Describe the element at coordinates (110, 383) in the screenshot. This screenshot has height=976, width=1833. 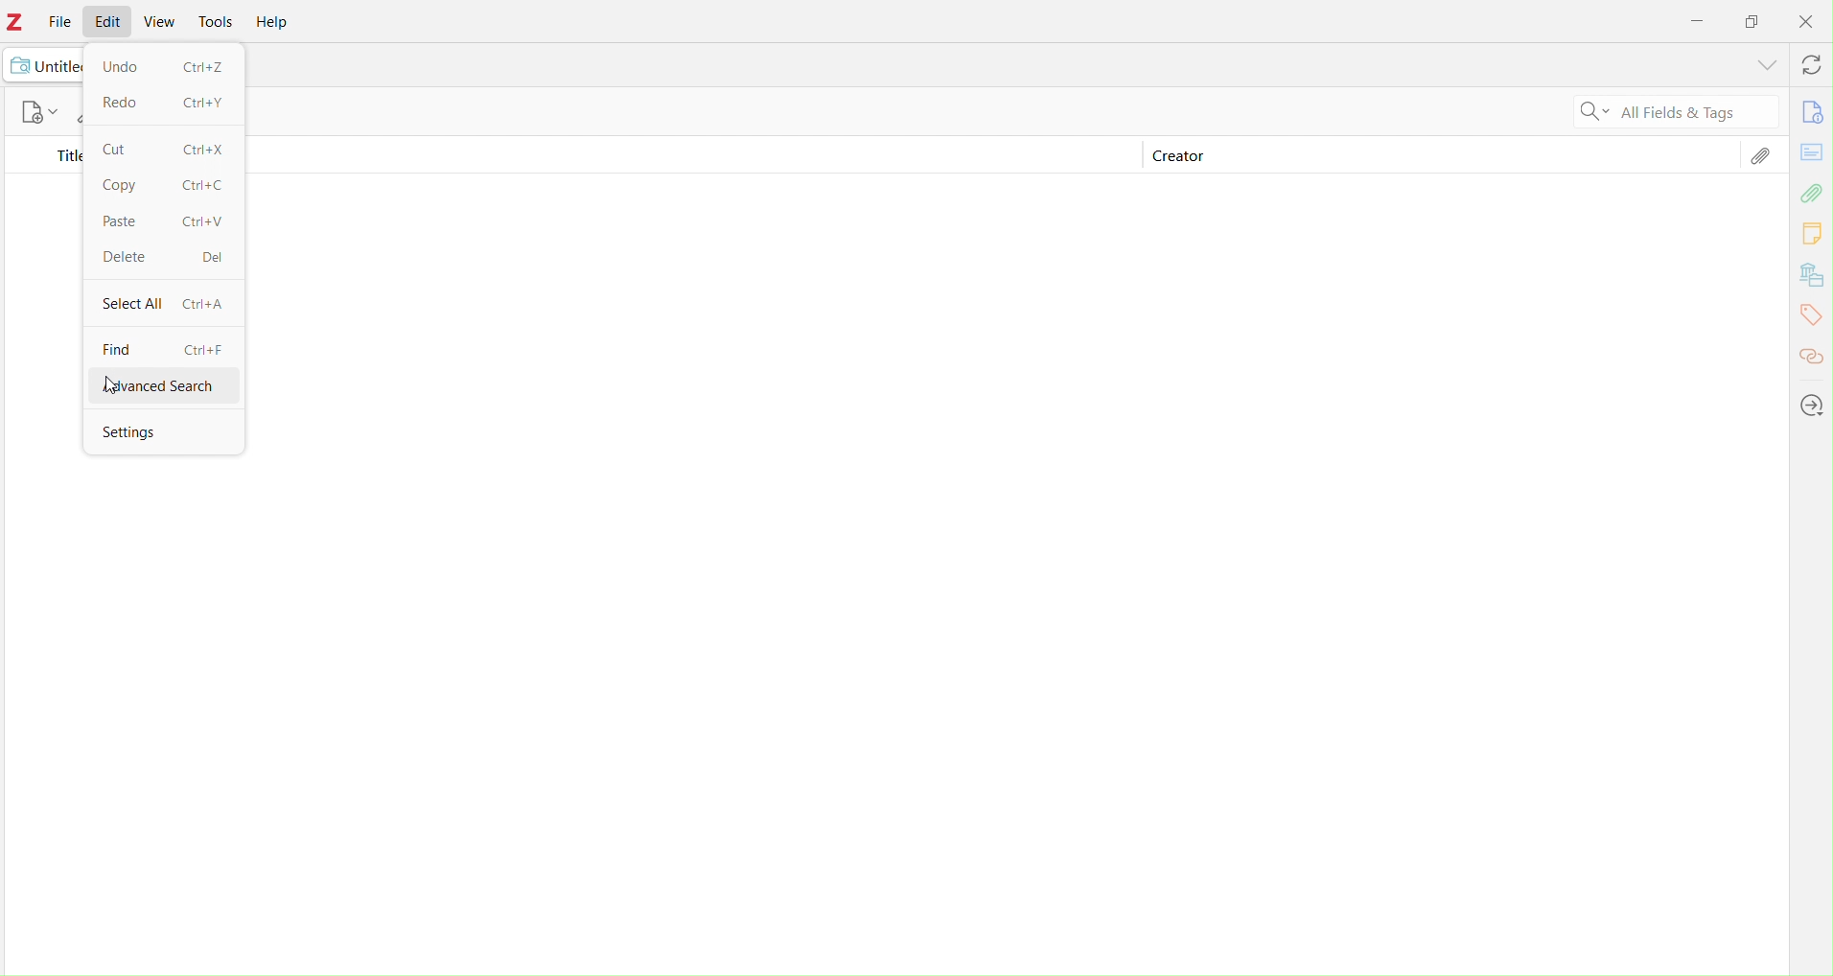
I see `Cursor` at that location.